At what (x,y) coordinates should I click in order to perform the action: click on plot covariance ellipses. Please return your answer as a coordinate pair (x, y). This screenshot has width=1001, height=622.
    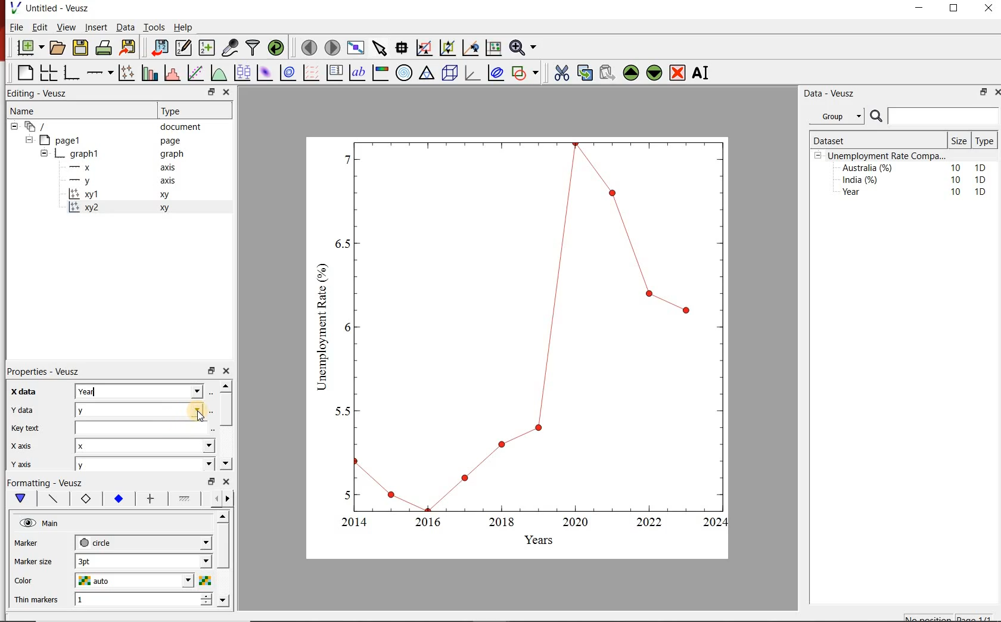
    Looking at the image, I should click on (496, 73).